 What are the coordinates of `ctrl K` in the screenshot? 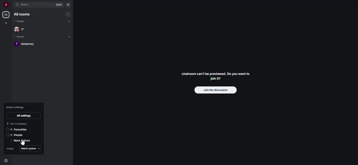 It's located at (58, 4).